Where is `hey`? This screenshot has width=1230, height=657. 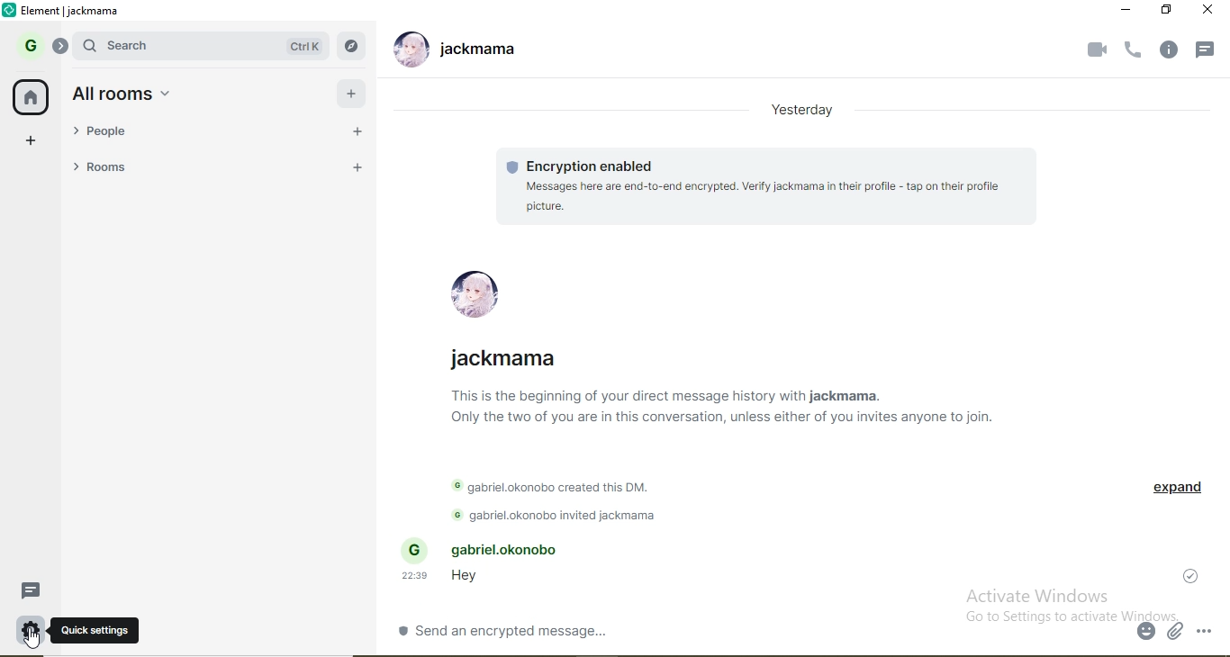 hey is located at coordinates (464, 579).